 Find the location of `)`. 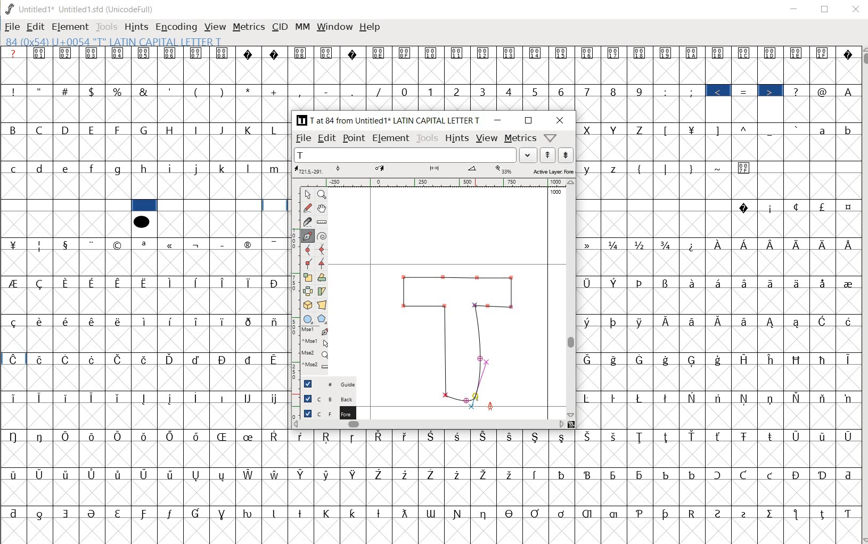

) is located at coordinates (691, 169).